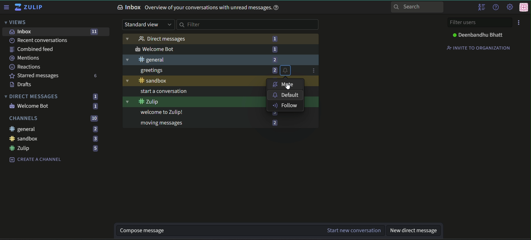  What do you see at coordinates (96, 76) in the screenshot?
I see `numbers` at bounding box center [96, 76].